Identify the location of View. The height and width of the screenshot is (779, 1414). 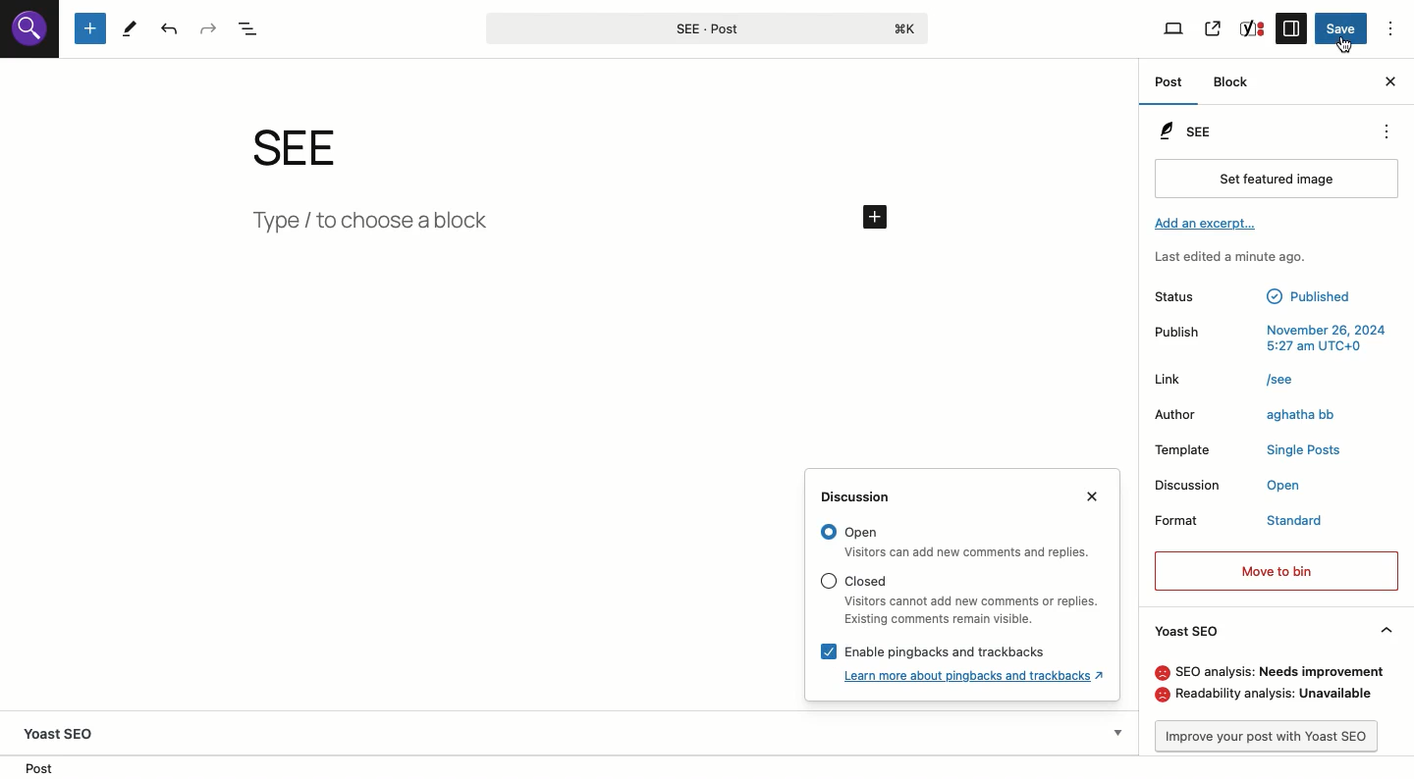
(1174, 29).